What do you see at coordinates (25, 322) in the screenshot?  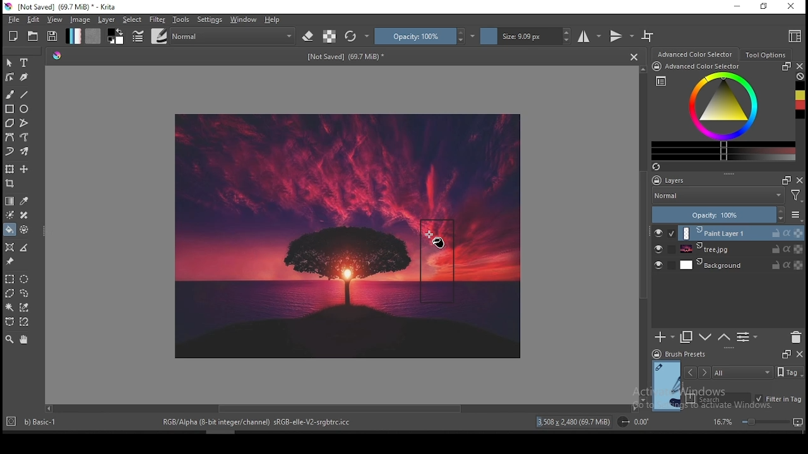 I see `magnetic curve selection tool` at bounding box center [25, 322].